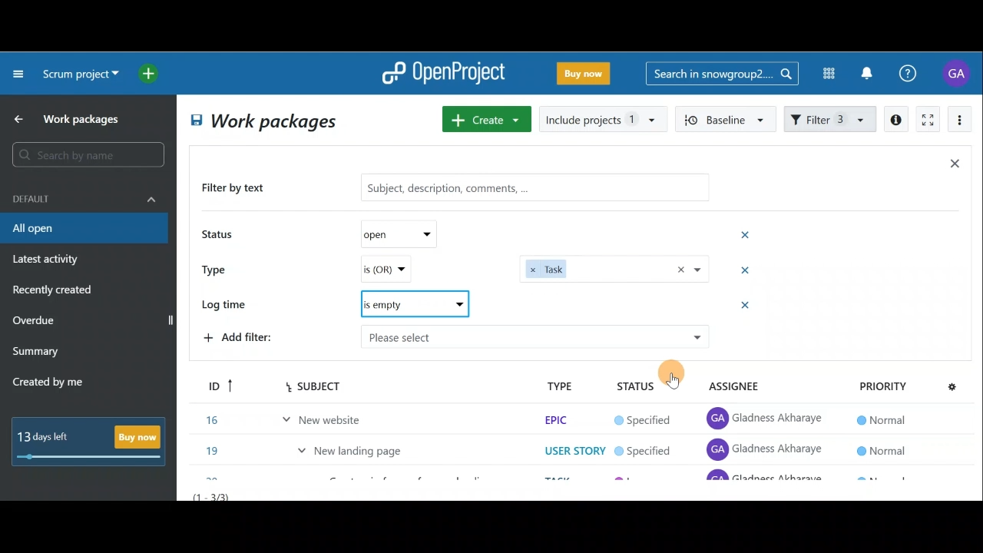 The image size is (983, 553). I want to click on All open, so click(83, 229).